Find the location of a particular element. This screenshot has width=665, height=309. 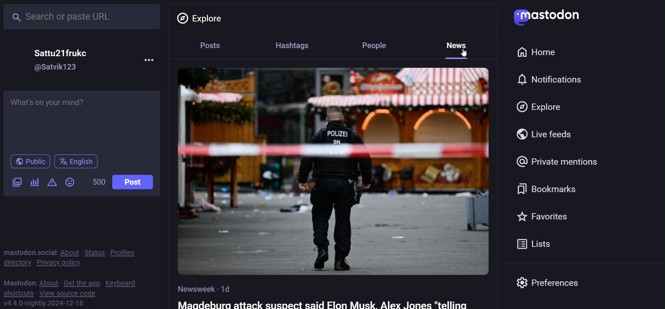

hashtag is located at coordinates (294, 45).